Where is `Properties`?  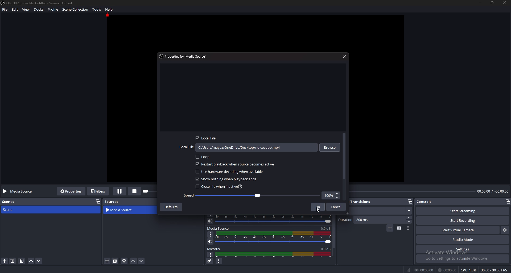
Properties is located at coordinates (71, 191).